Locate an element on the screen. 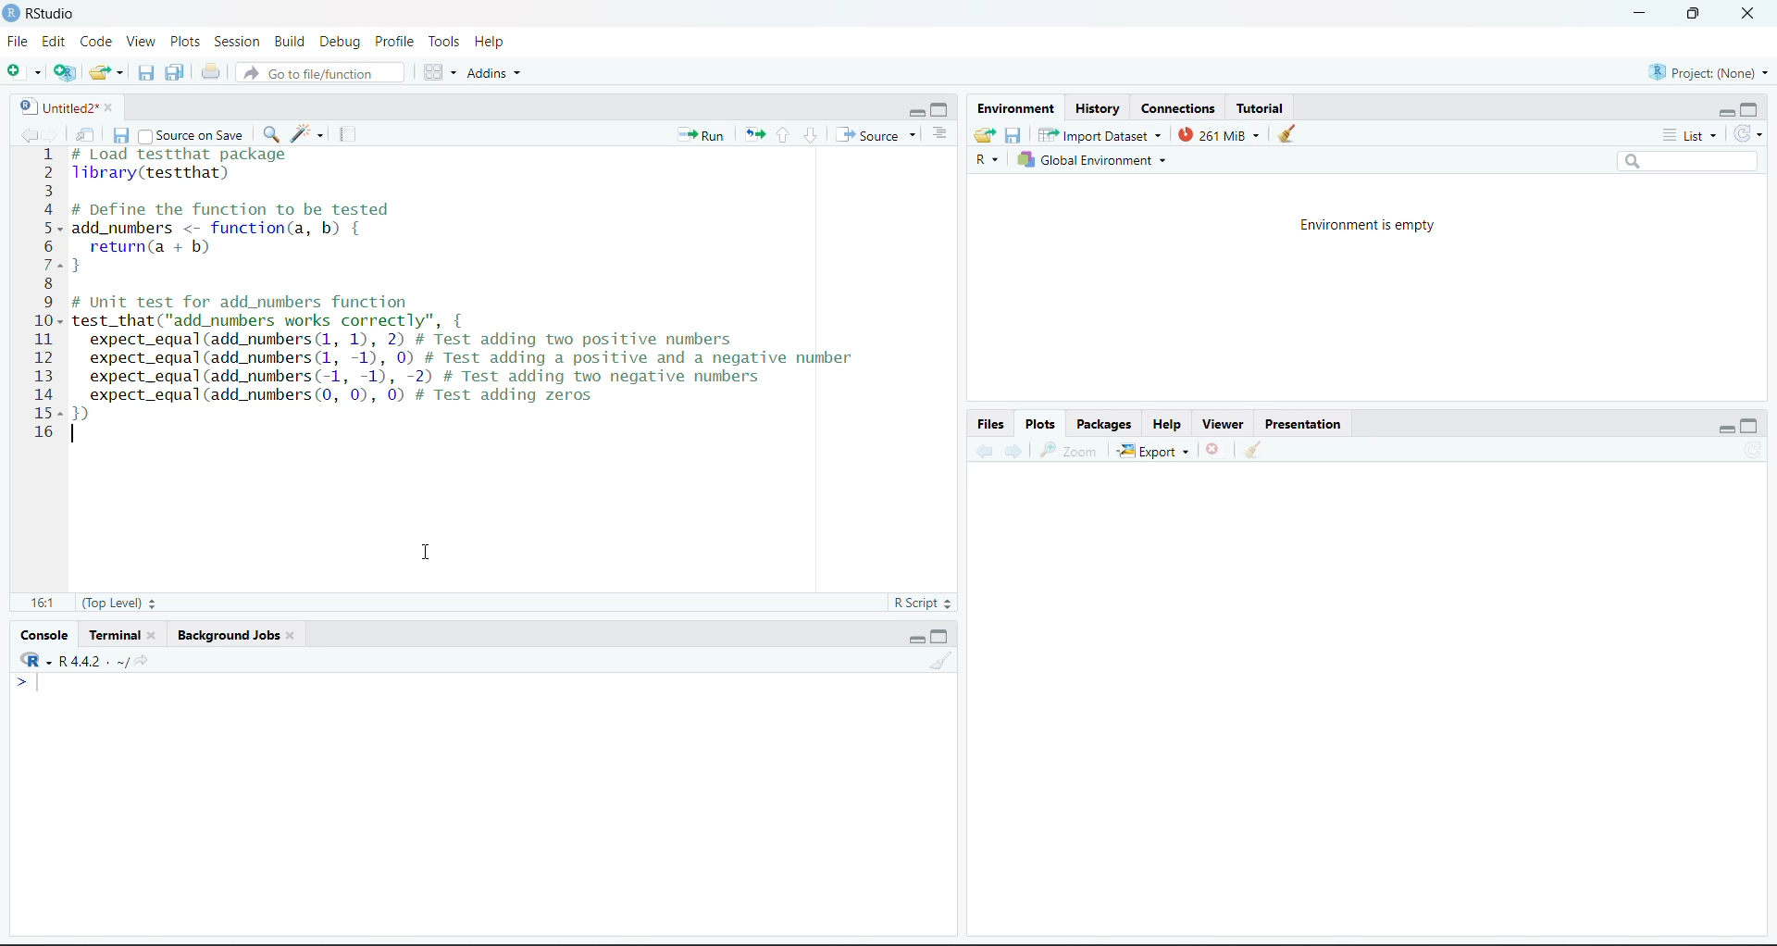 The width and height of the screenshot is (1777, 946). Source on save is located at coordinates (191, 136).